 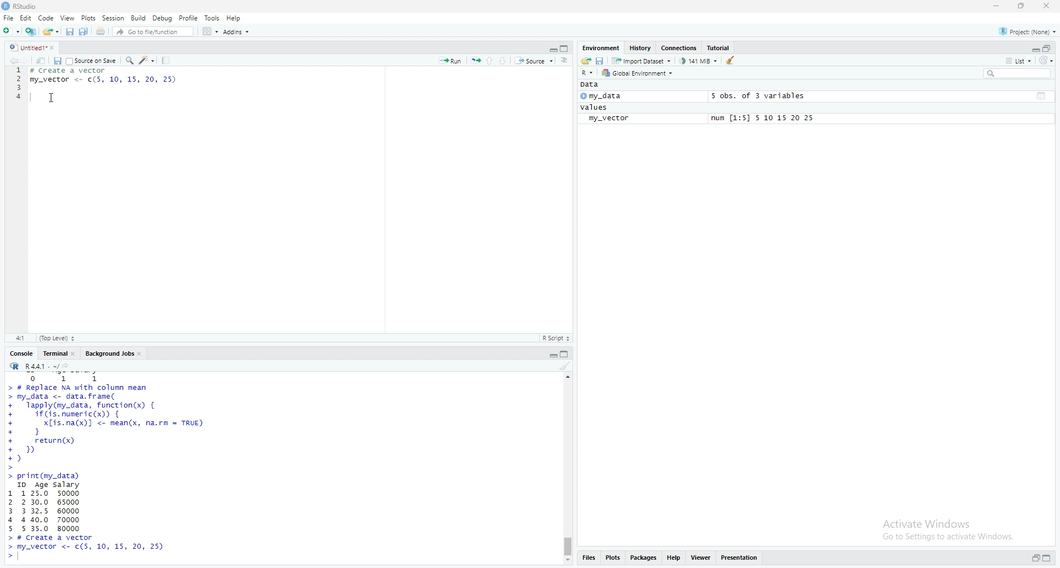 I want to click on collapse, so click(x=1048, y=49).